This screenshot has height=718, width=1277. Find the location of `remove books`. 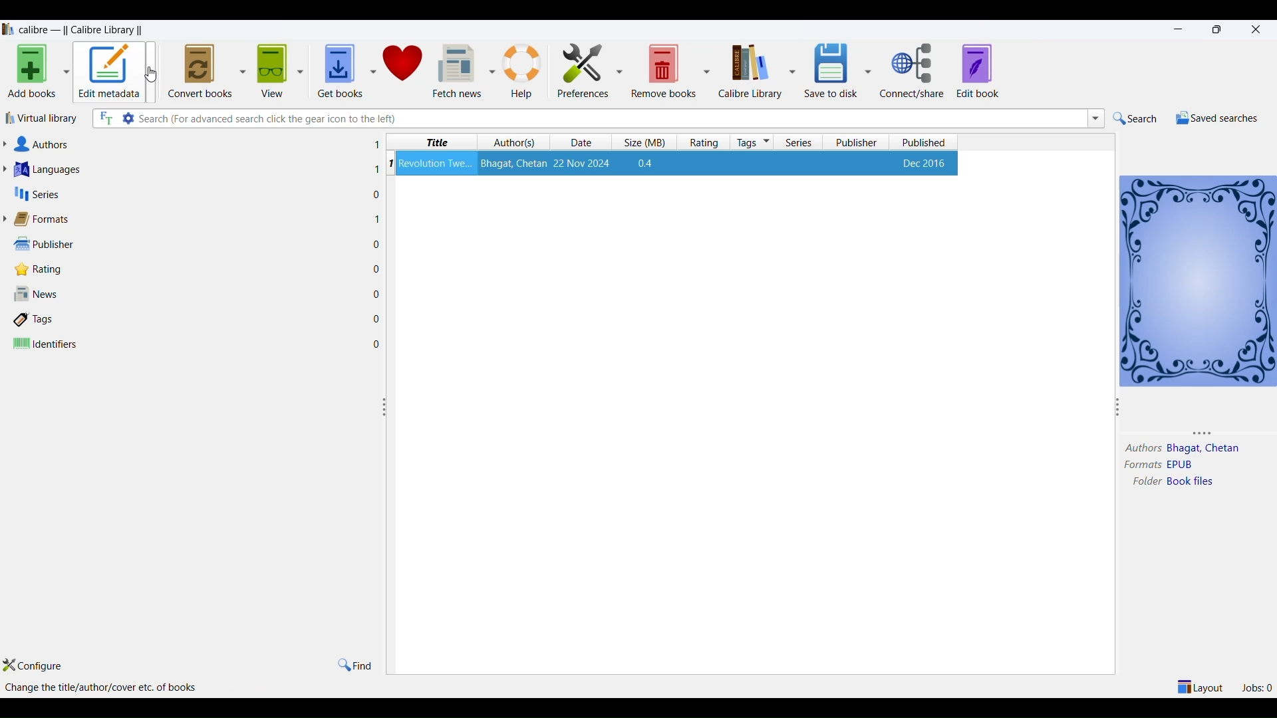

remove books is located at coordinates (664, 69).